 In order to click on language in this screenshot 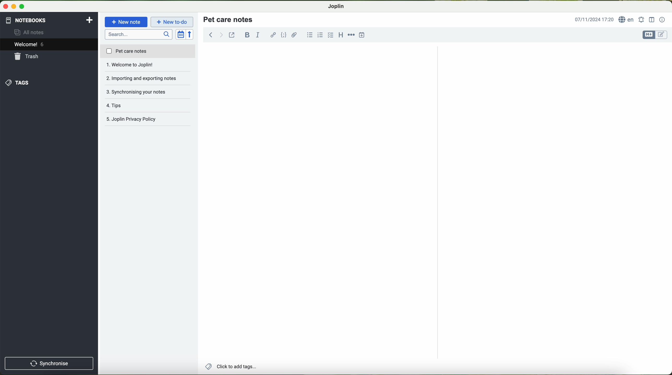, I will do `click(627, 20)`.